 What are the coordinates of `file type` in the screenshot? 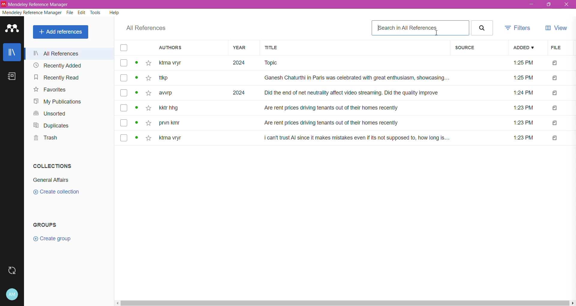 It's located at (555, 79).